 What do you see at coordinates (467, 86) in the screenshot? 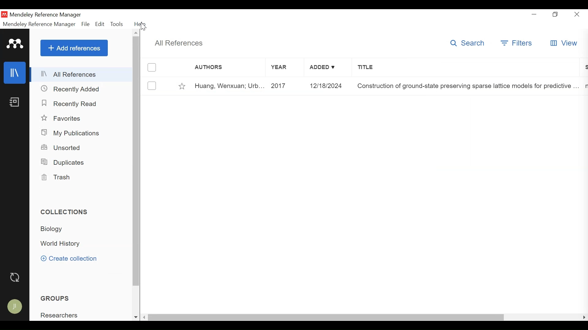
I see `Title` at bounding box center [467, 86].